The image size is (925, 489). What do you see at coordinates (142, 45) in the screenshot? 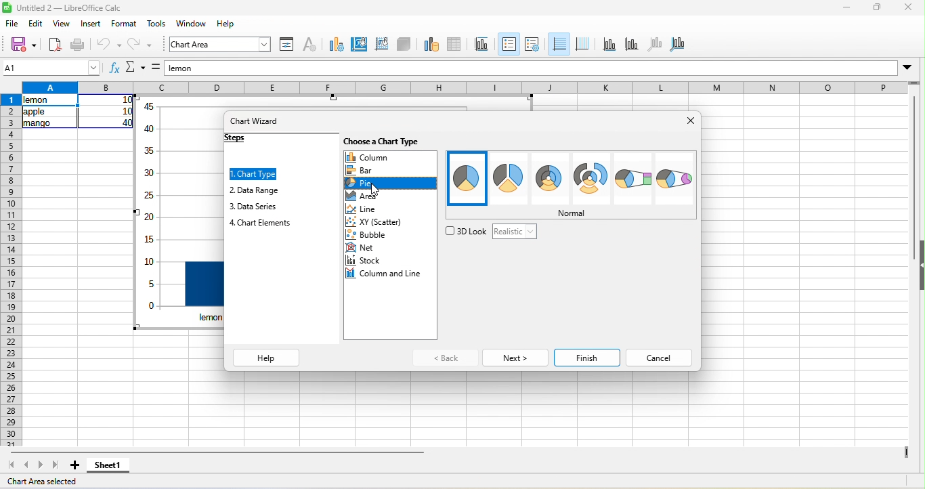
I see `redo` at bounding box center [142, 45].